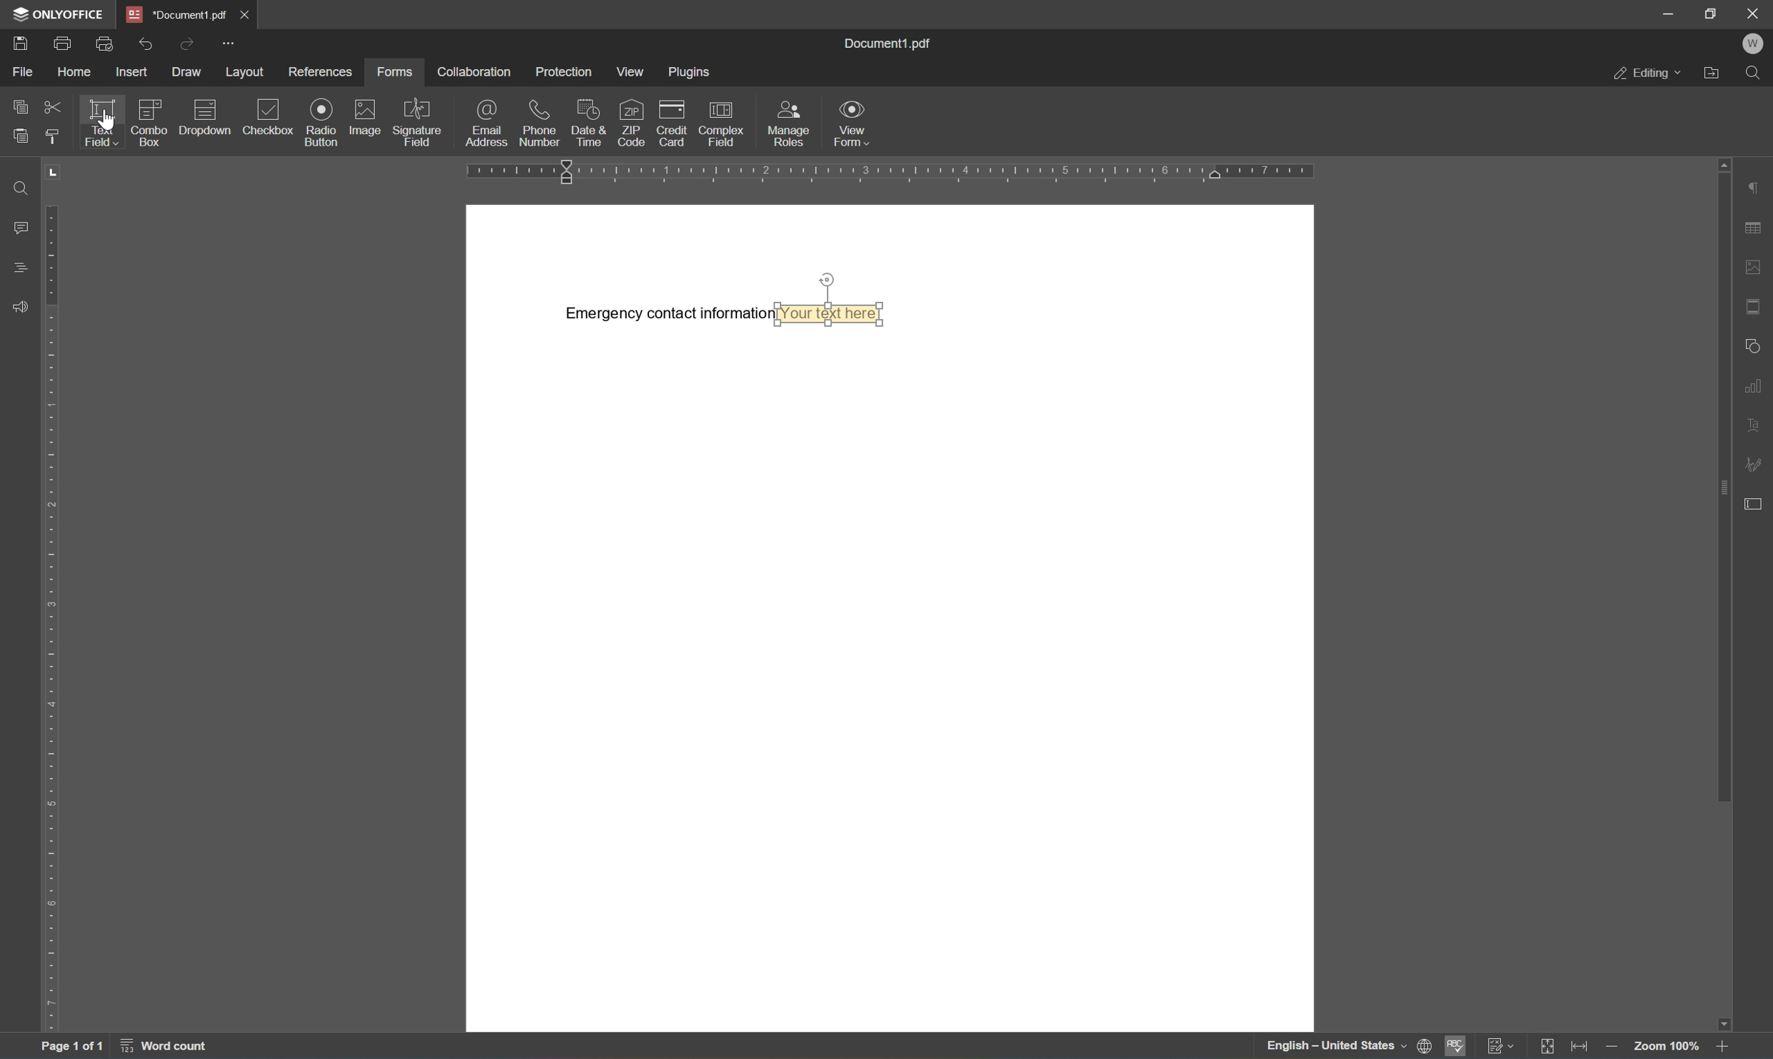 The height and width of the screenshot is (1059, 1773). I want to click on page 1 of 1, so click(72, 1048).